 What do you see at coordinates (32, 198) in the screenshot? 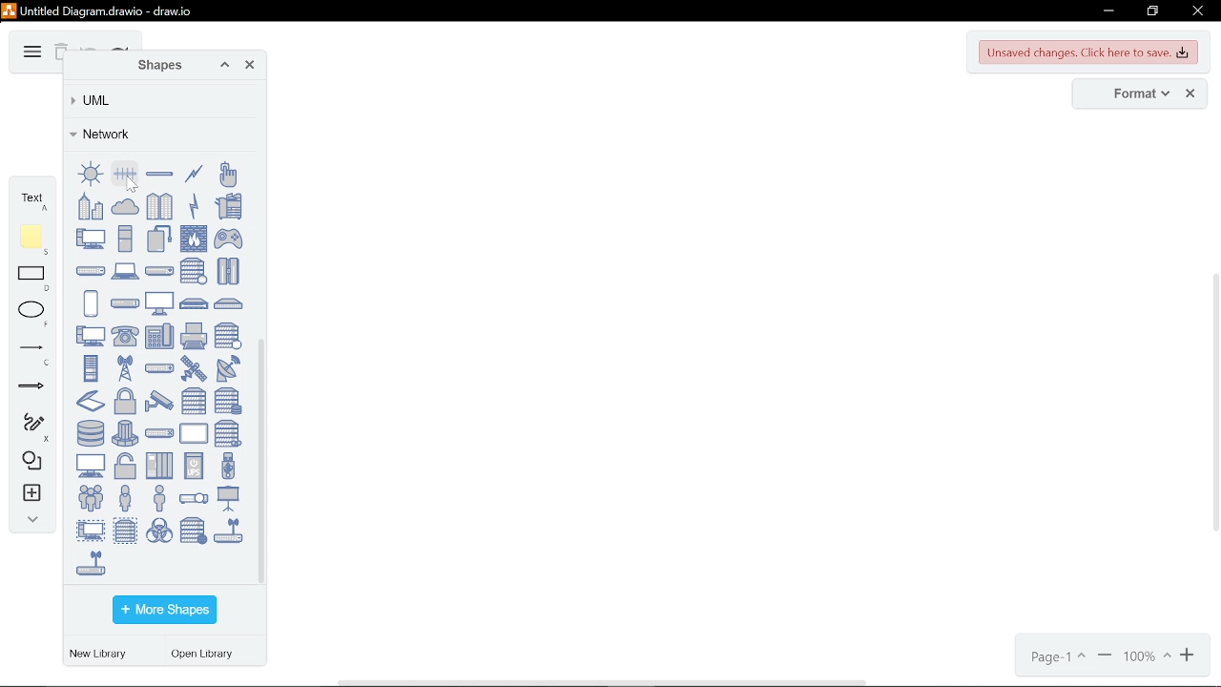
I see `text` at bounding box center [32, 198].